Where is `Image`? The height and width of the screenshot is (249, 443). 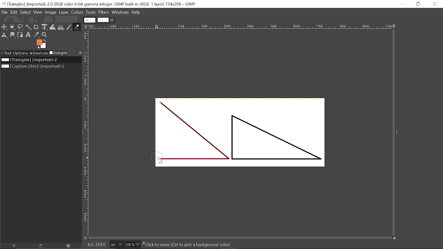 Image is located at coordinates (50, 12).